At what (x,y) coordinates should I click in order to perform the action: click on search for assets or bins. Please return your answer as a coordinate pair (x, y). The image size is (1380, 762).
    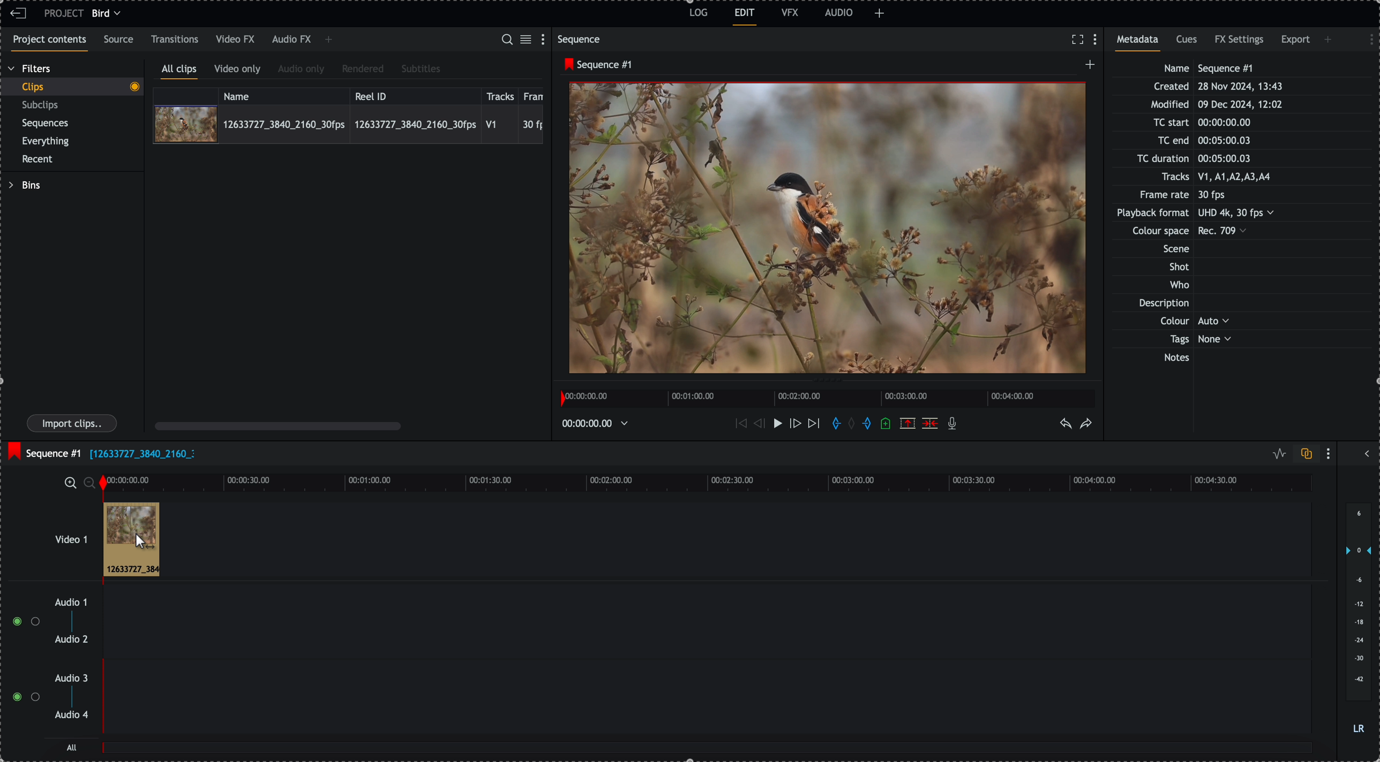
    Looking at the image, I should click on (506, 40).